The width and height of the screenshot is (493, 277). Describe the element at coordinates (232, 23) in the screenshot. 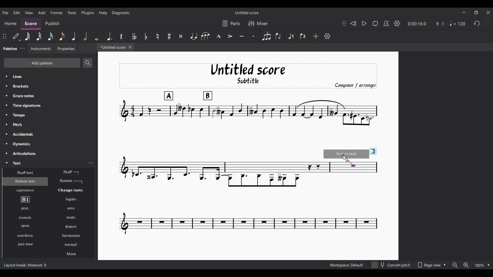

I see `Parts settings` at that location.